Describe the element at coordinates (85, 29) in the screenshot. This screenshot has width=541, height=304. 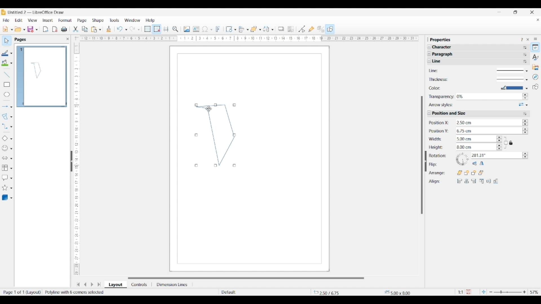
I see `Selected copy options` at that location.